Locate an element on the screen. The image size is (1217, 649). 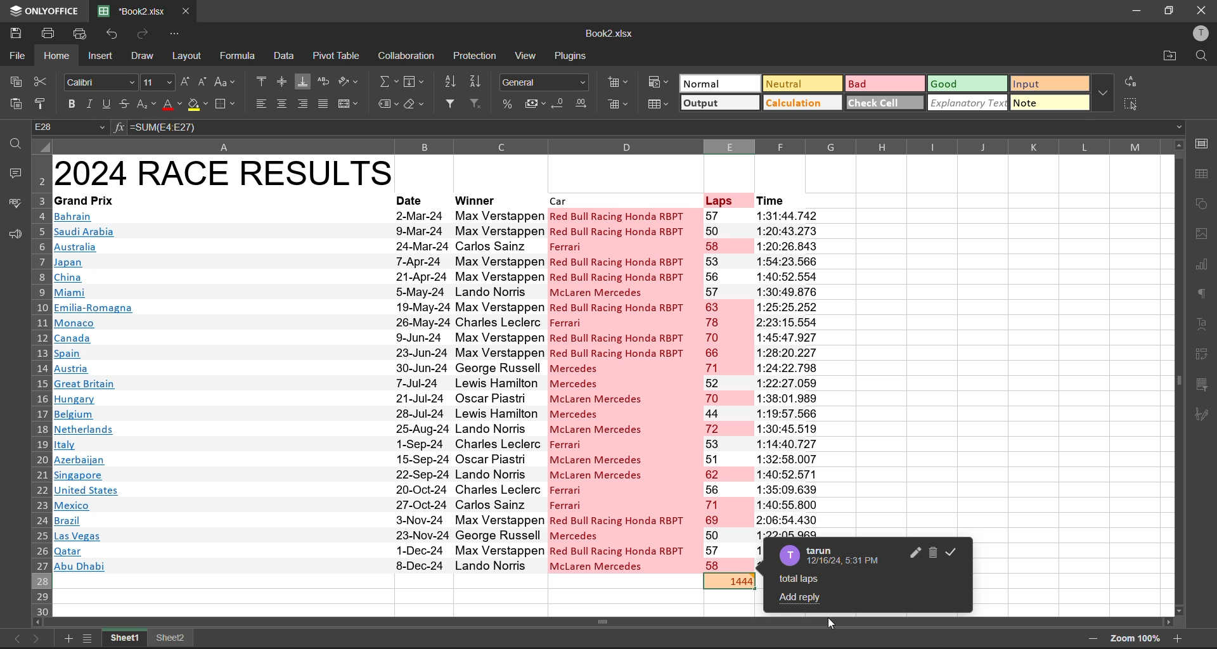
filename is located at coordinates (612, 34).